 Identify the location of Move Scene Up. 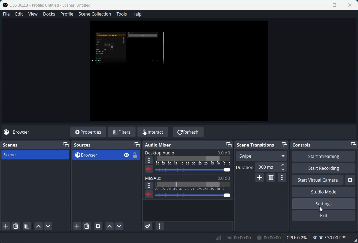
(38, 226).